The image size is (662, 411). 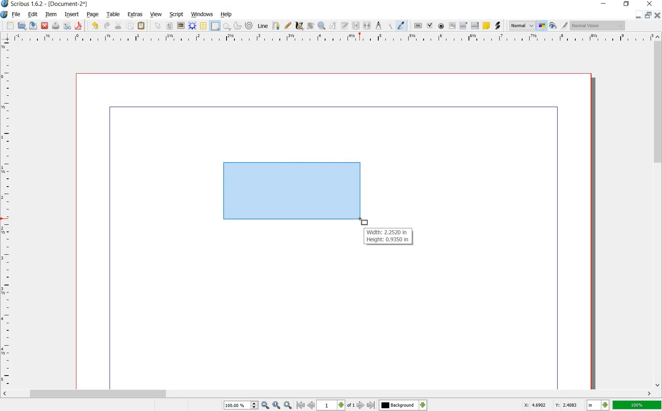 I want to click on EDIT, so click(x=32, y=15).